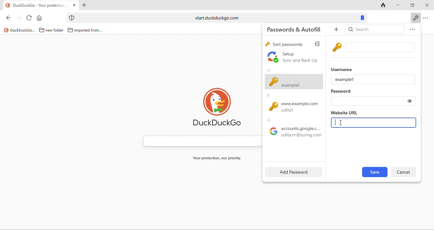 Image resolution: width=434 pixels, height=230 pixels. What do you see at coordinates (374, 172) in the screenshot?
I see `edit` at bounding box center [374, 172].